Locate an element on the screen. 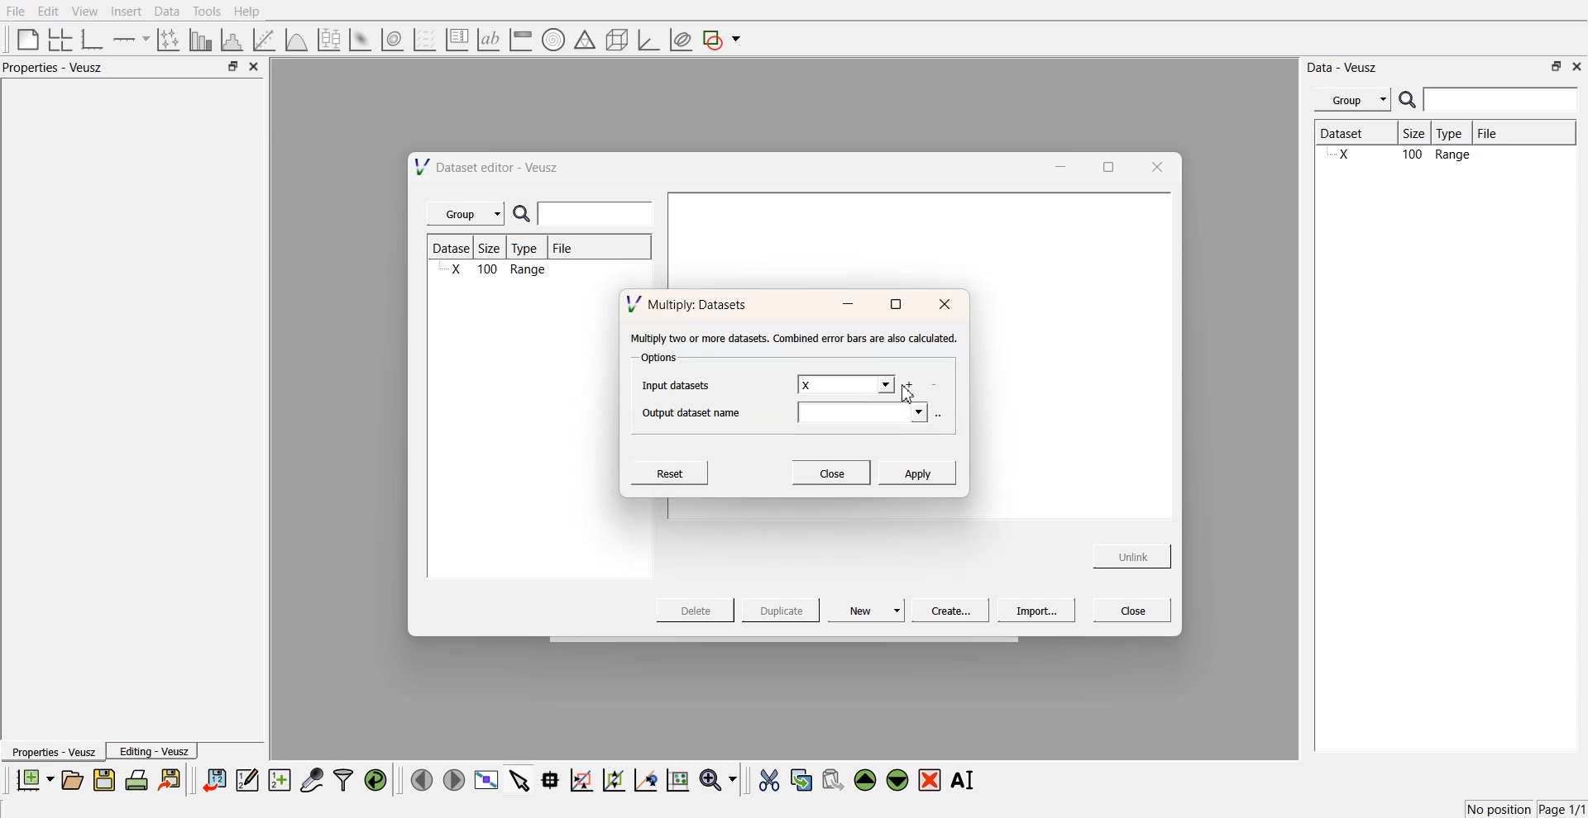 The width and height of the screenshot is (1588, 818). File is located at coordinates (564, 250).